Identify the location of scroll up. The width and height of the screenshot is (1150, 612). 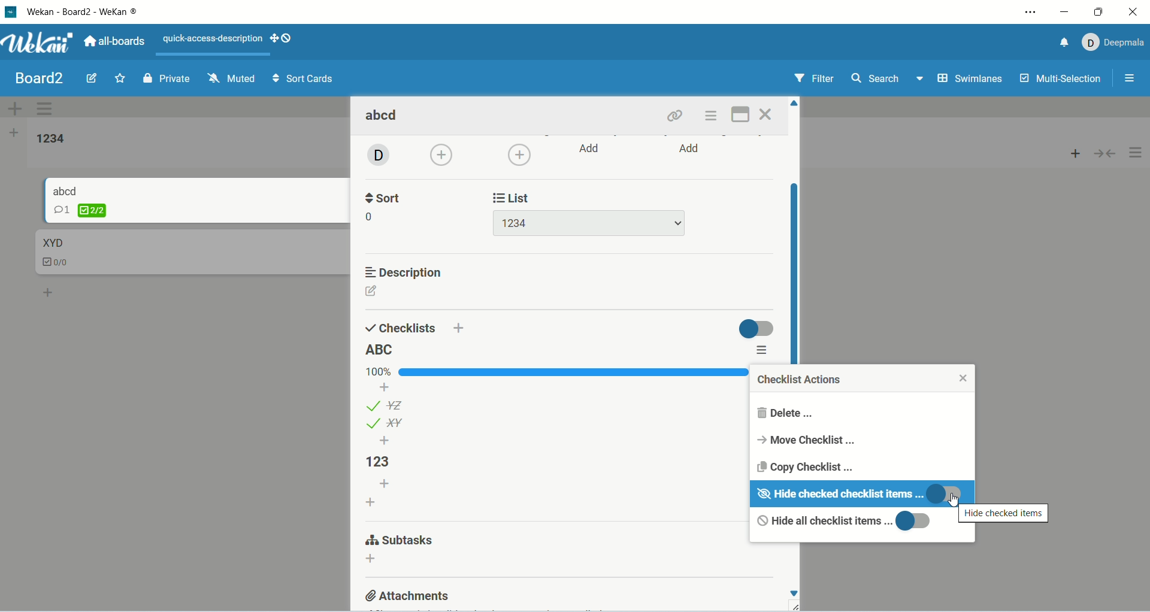
(795, 103).